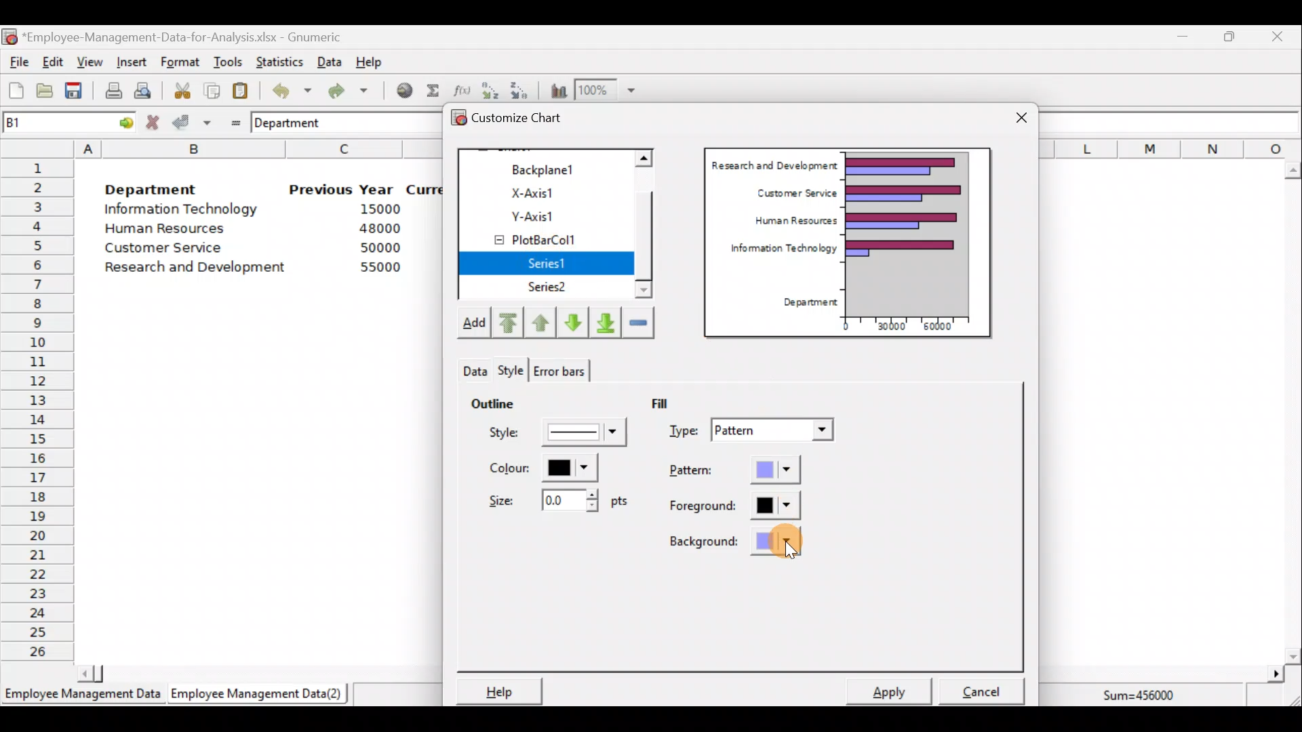 Image resolution: width=1302 pixels, height=732 pixels. I want to click on Outline, so click(492, 401).